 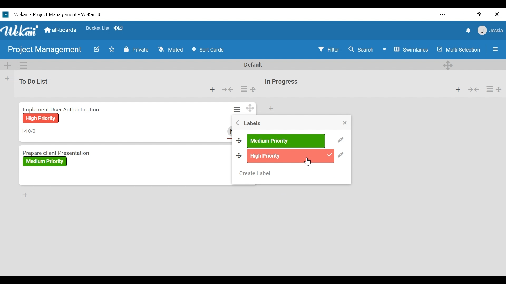 I want to click on Default, so click(x=254, y=65).